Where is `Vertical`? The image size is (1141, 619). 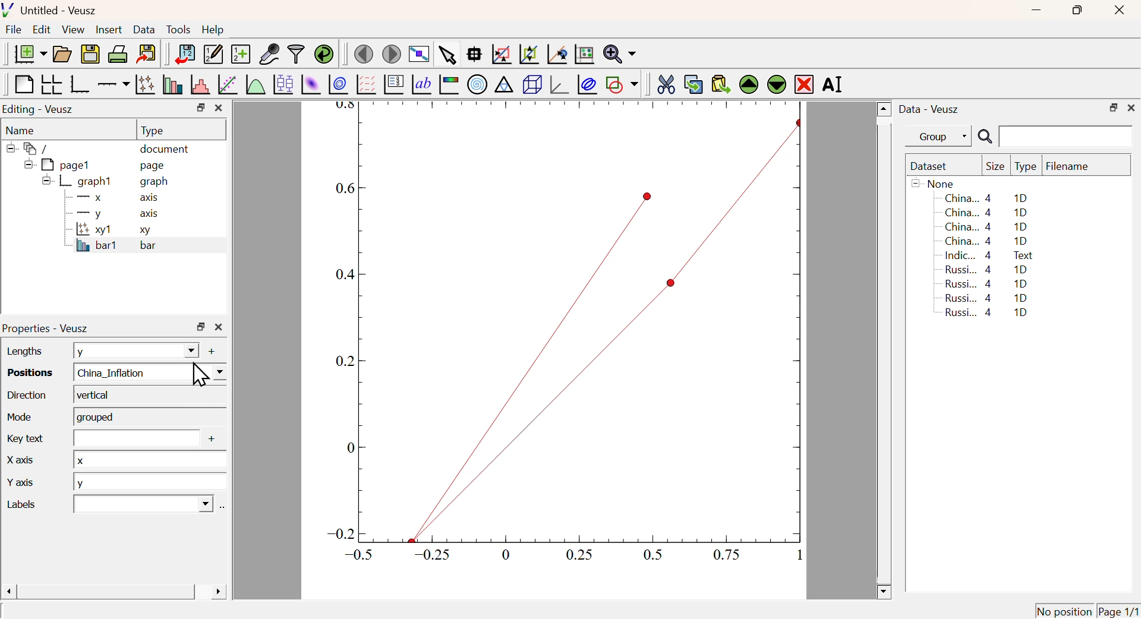
Vertical is located at coordinates (145, 395).